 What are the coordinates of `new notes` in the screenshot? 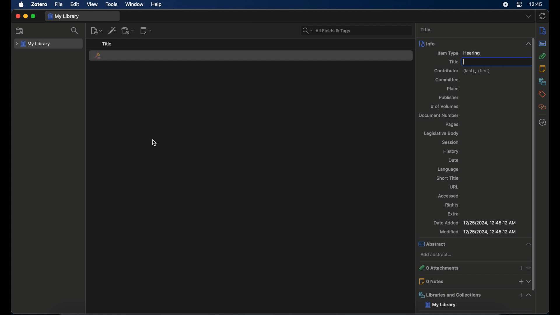 It's located at (146, 30).